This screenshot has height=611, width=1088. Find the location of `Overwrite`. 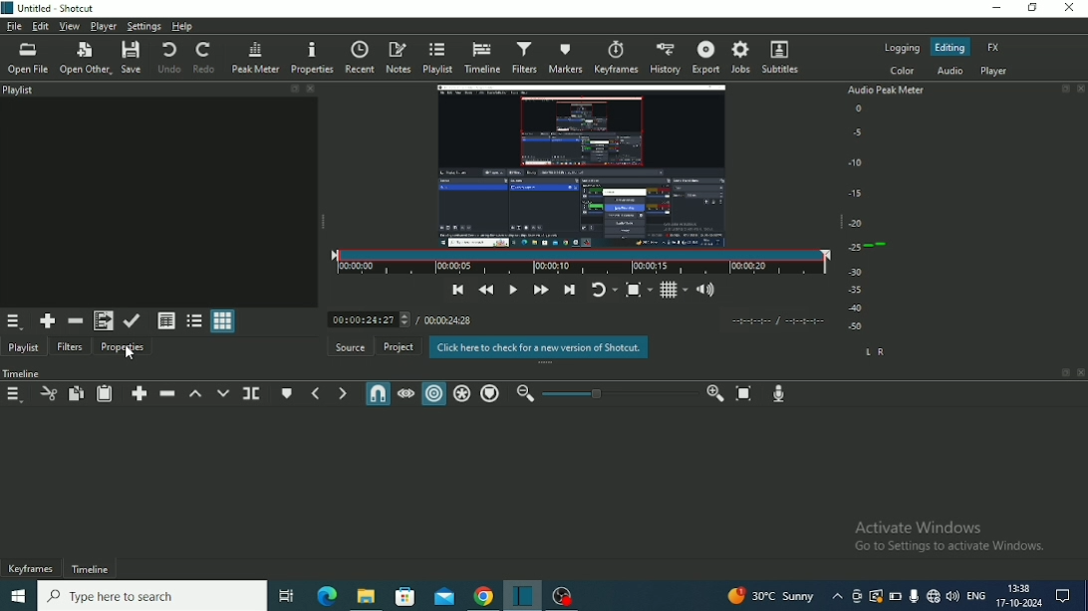

Overwrite is located at coordinates (223, 393).